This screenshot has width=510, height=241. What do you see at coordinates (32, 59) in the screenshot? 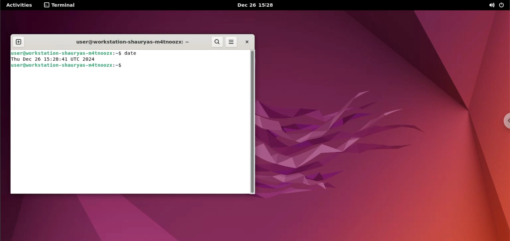
I see `Dec 26` at bounding box center [32, 59].